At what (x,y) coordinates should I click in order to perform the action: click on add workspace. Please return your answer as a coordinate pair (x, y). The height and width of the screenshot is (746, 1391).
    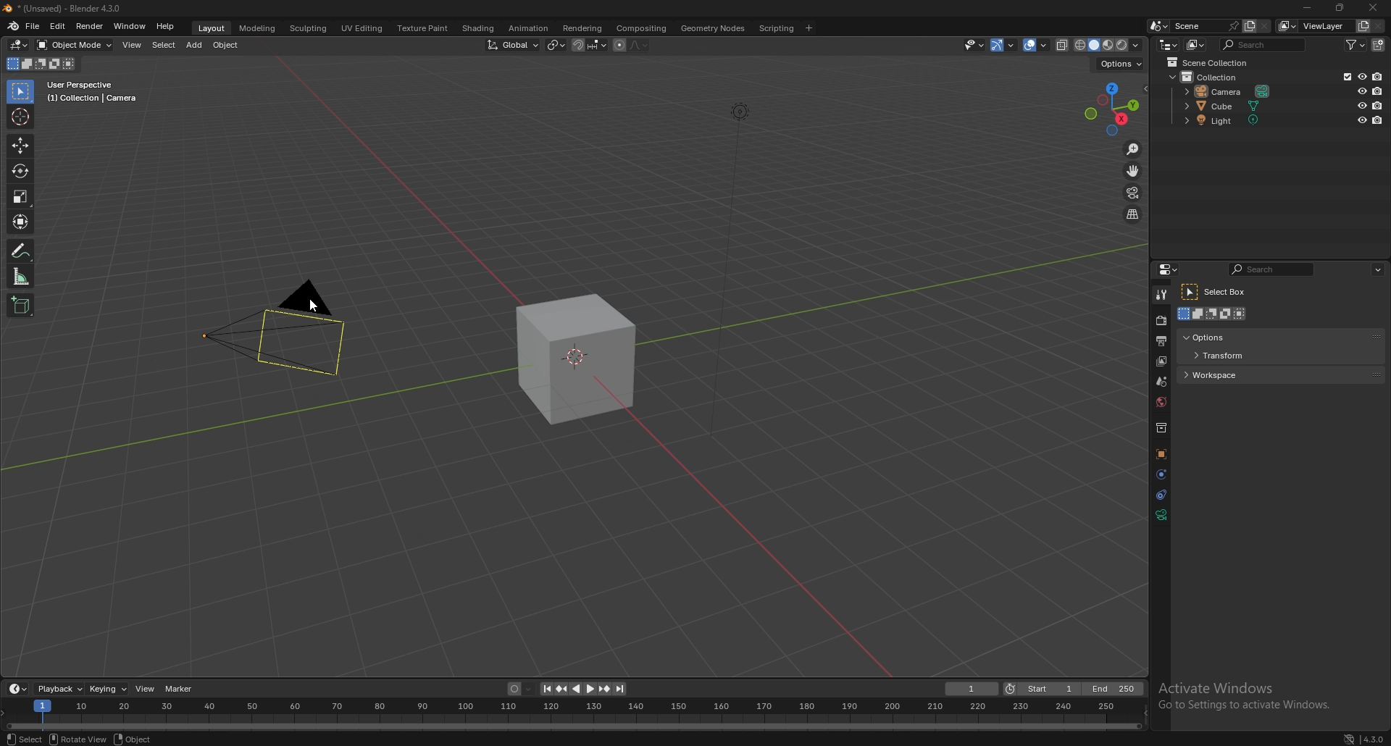
    Looking at the image, I should click on (809, 27).